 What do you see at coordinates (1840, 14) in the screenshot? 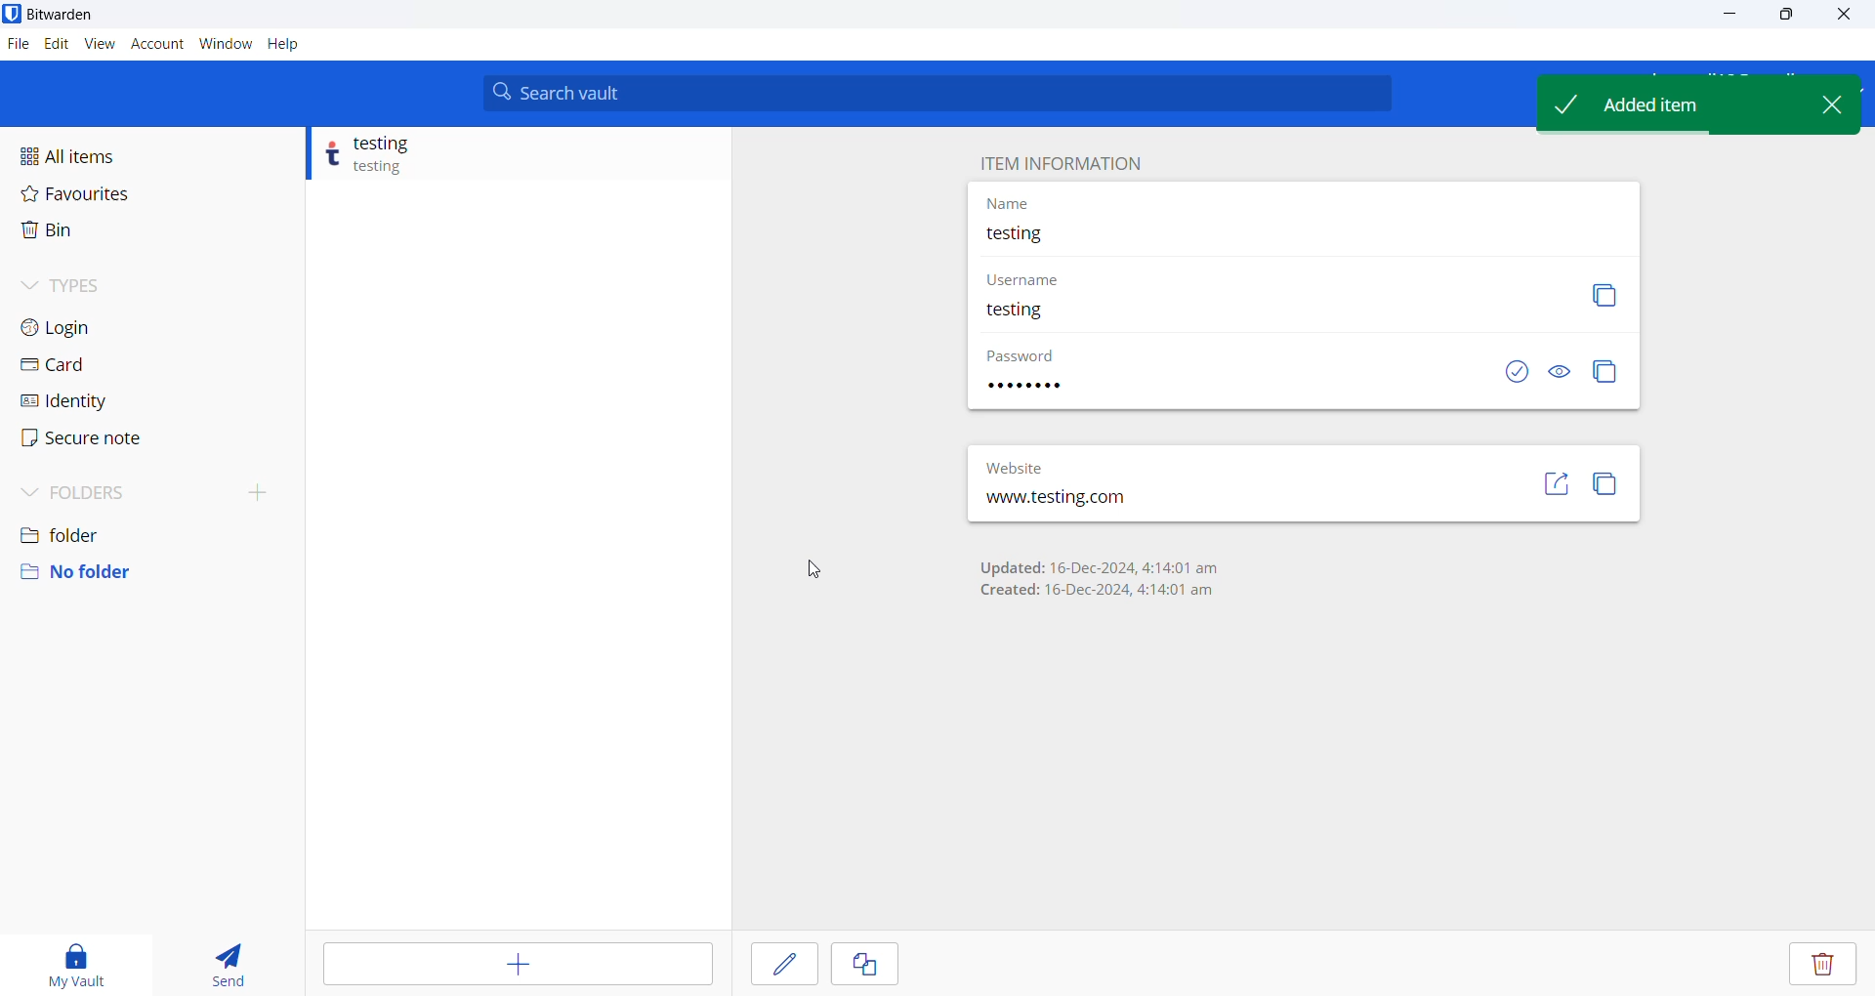
I see `close` at bounding box center [1840, 14].